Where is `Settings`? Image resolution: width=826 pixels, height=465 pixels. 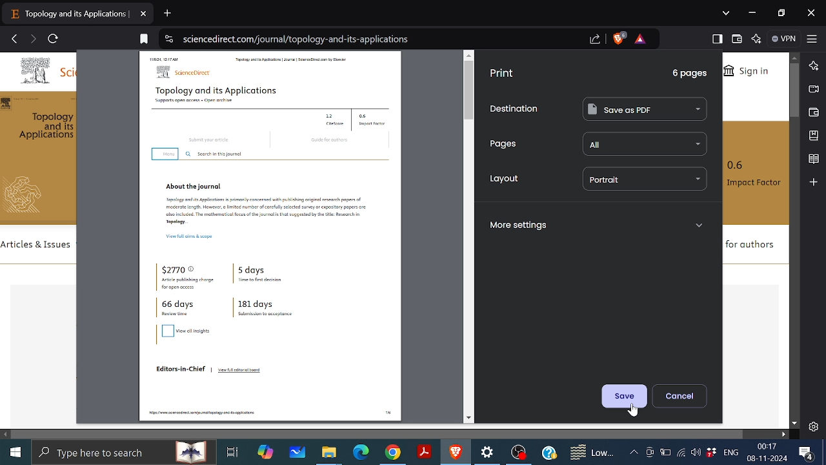 Settings is located at coordinates (489, 454).